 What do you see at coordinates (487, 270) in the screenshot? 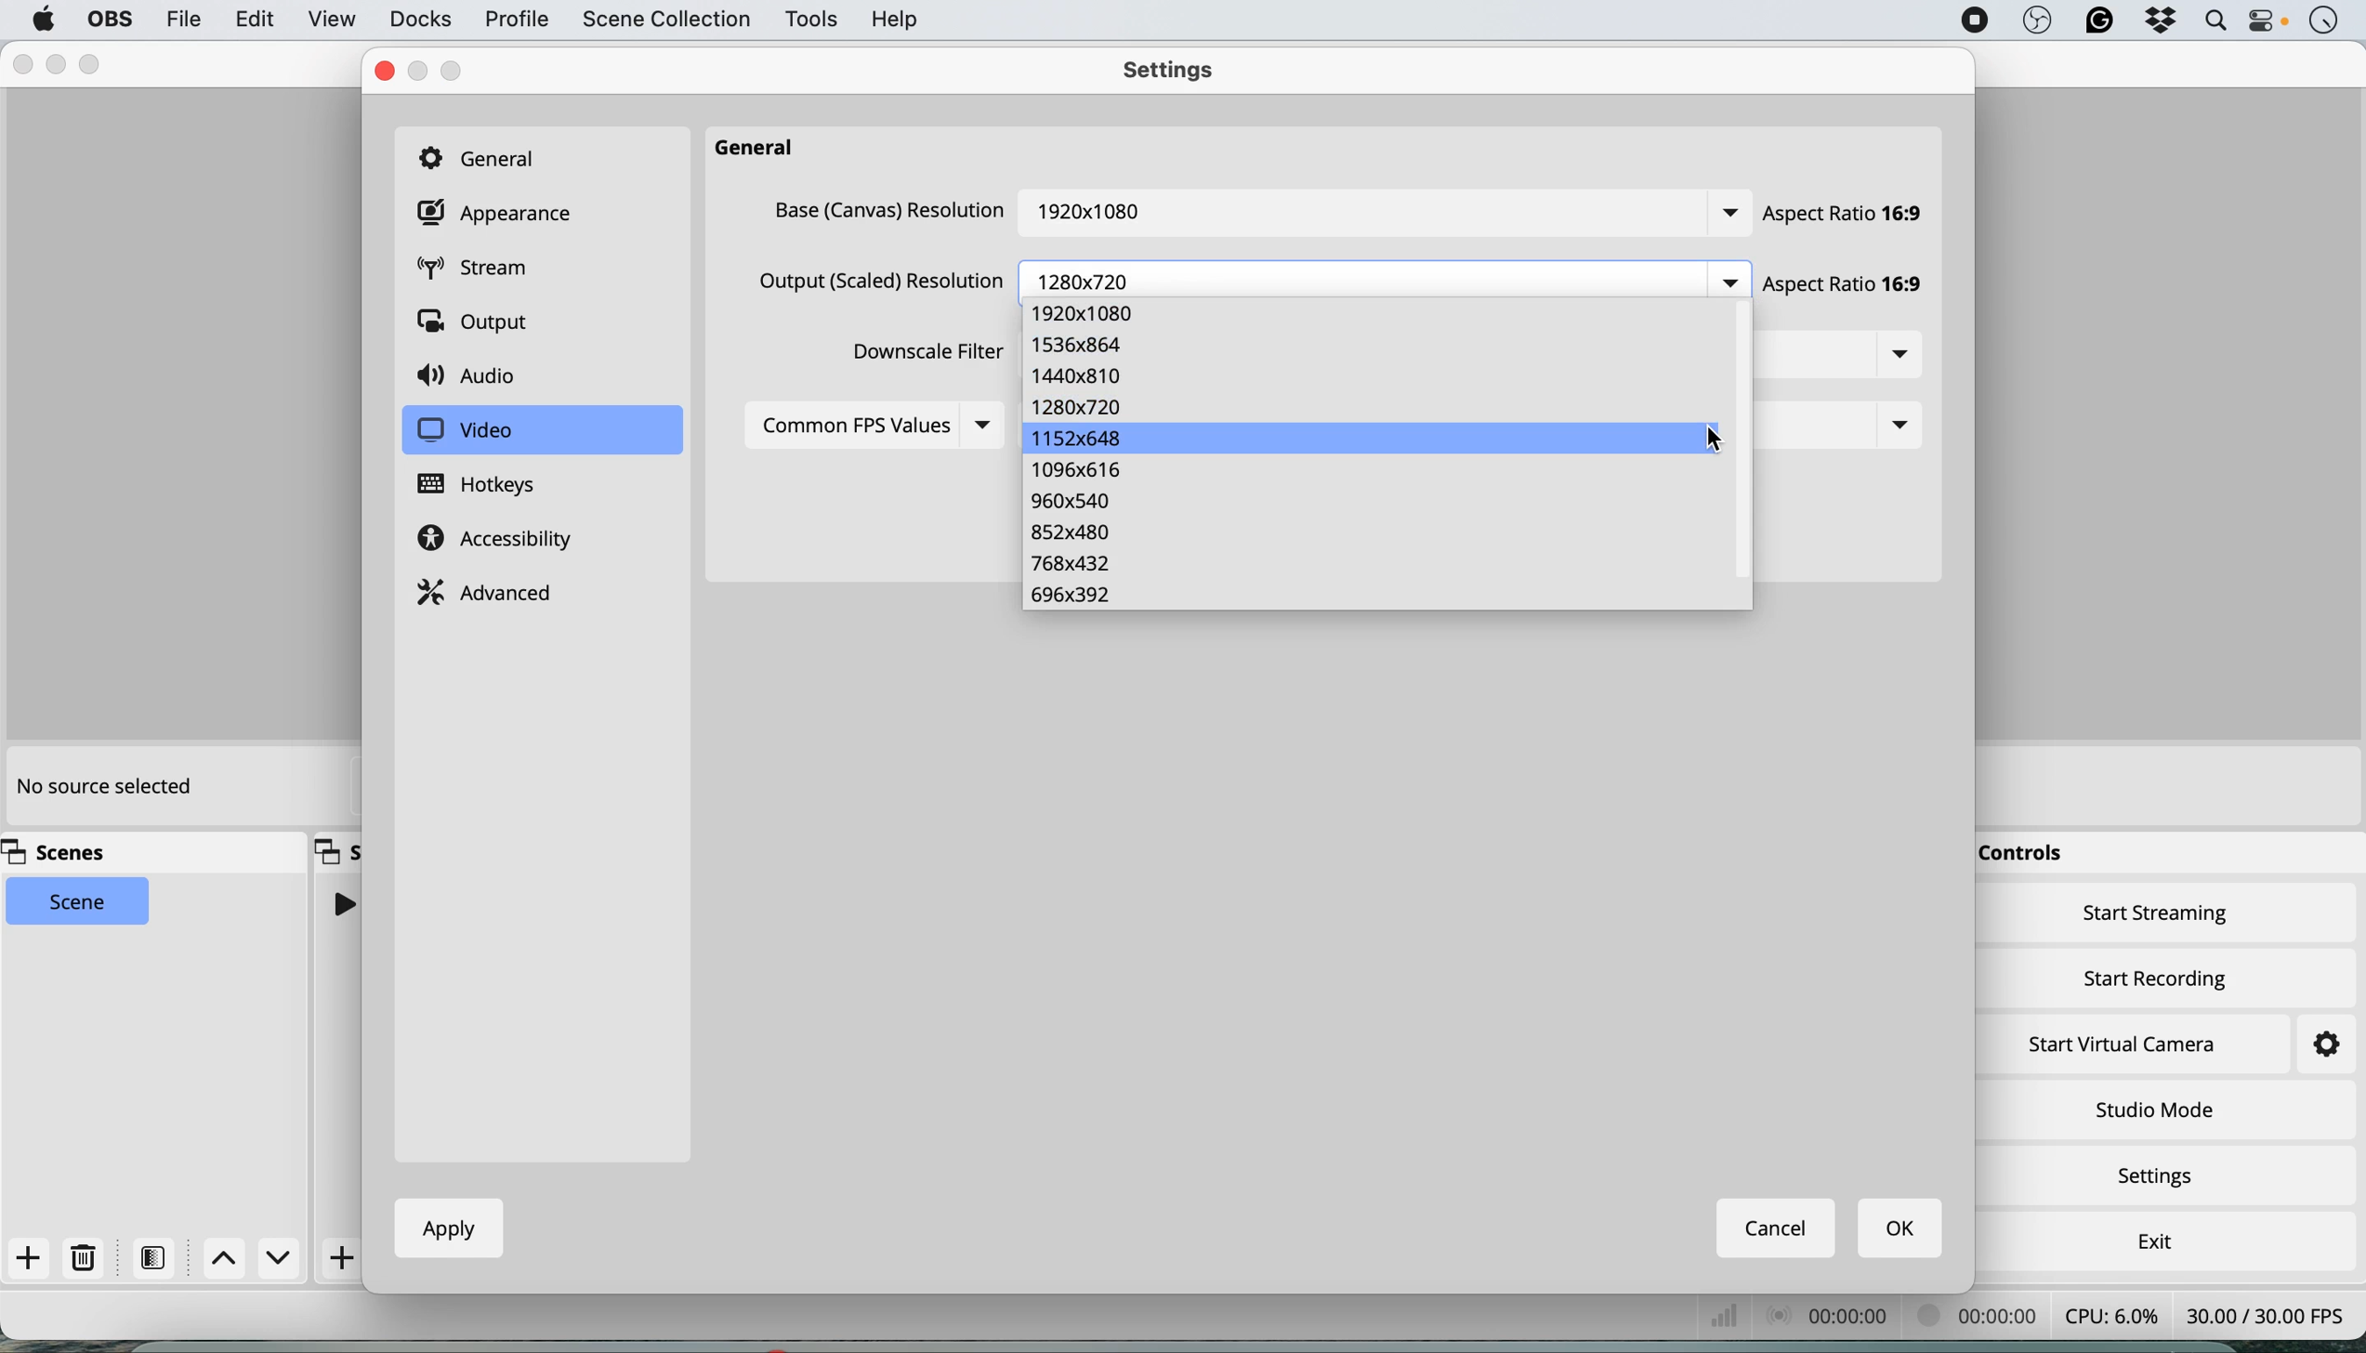
I see `stream` at bounding box center [487, 270].